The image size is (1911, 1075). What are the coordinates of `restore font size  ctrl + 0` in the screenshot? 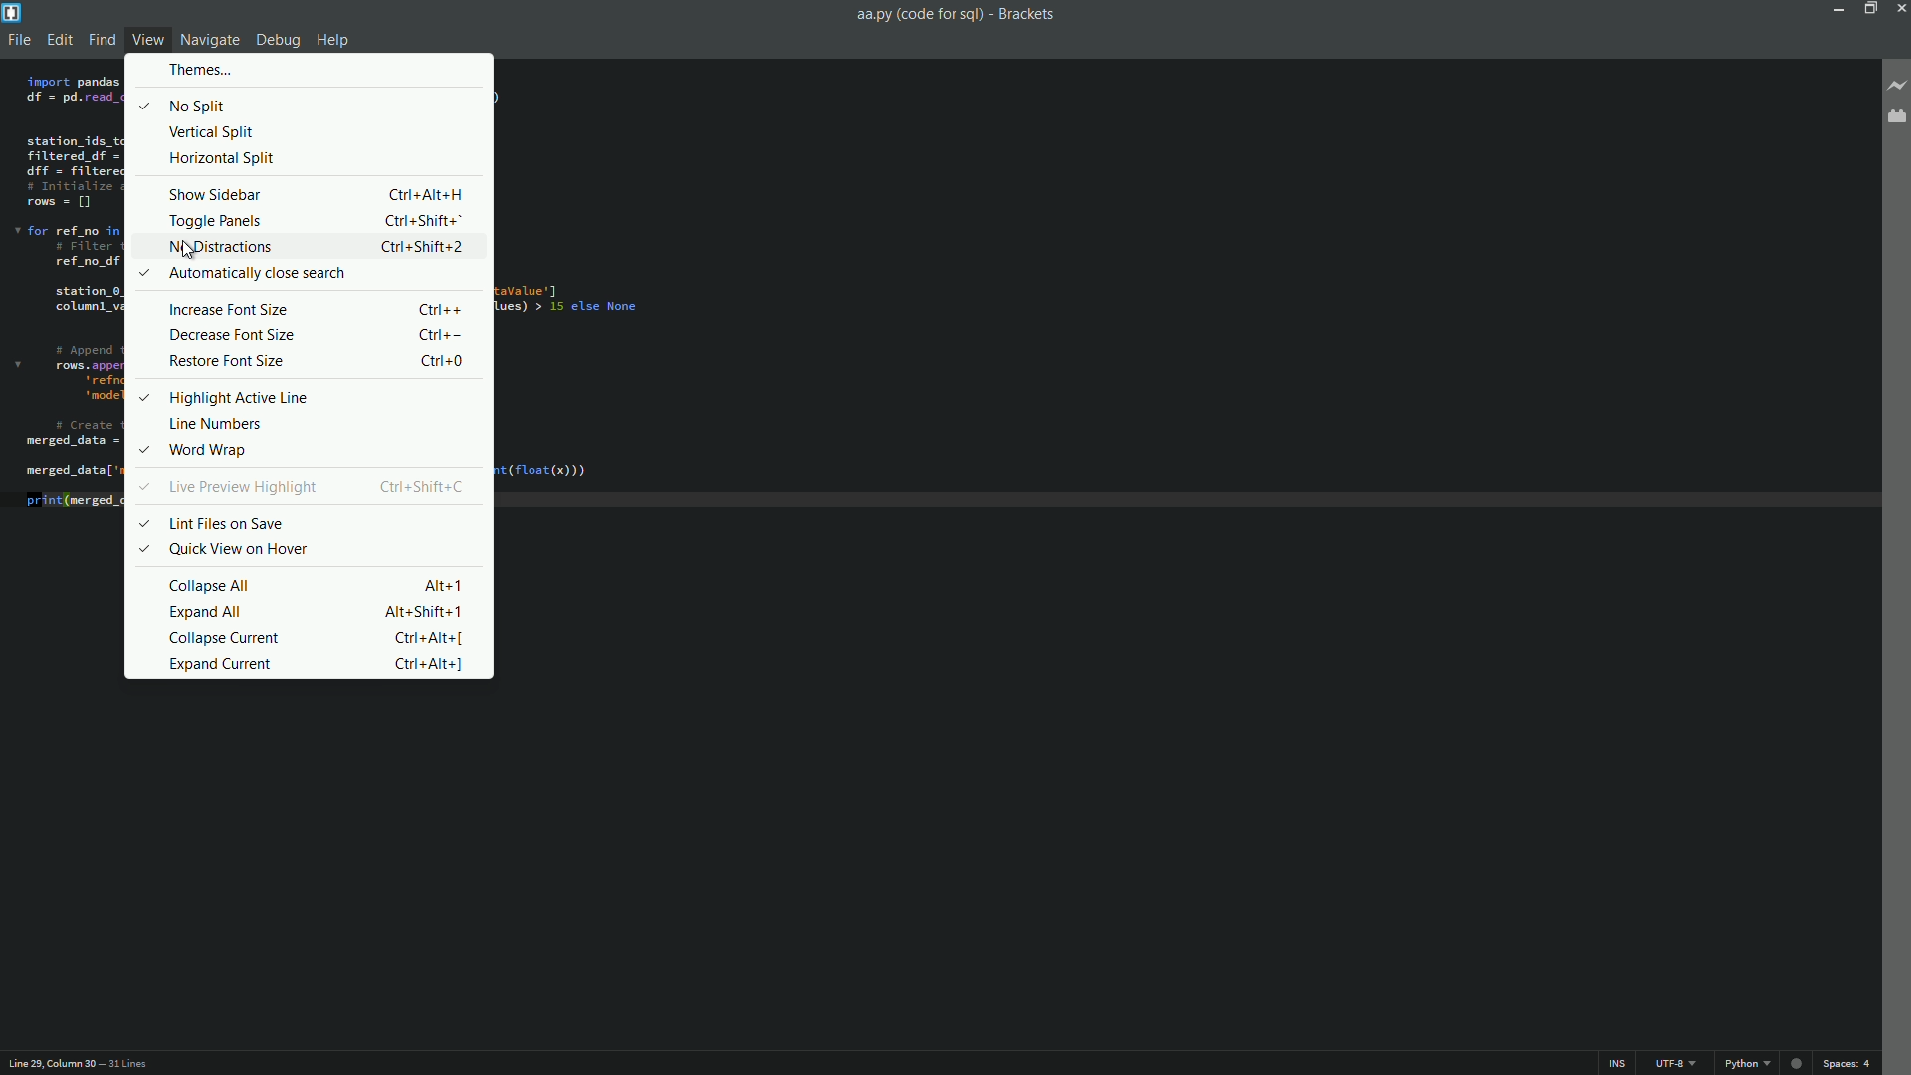 It's located at (319, 360).